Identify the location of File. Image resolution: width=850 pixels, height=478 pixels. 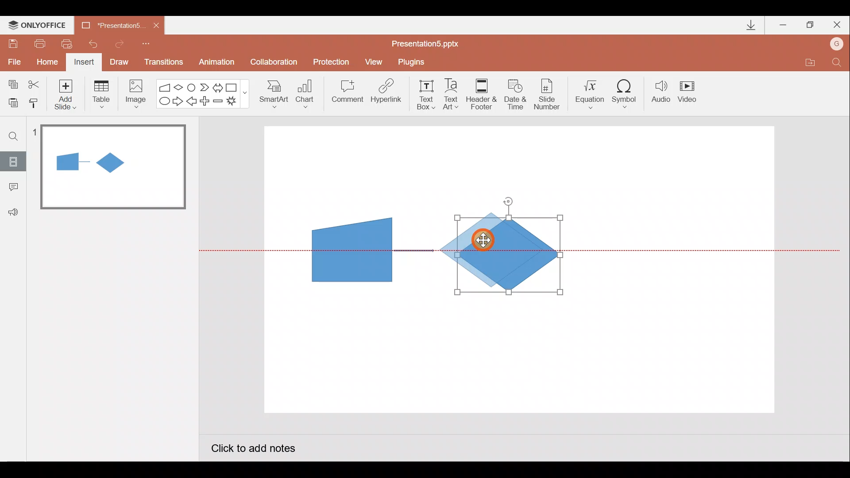
(12, 60).